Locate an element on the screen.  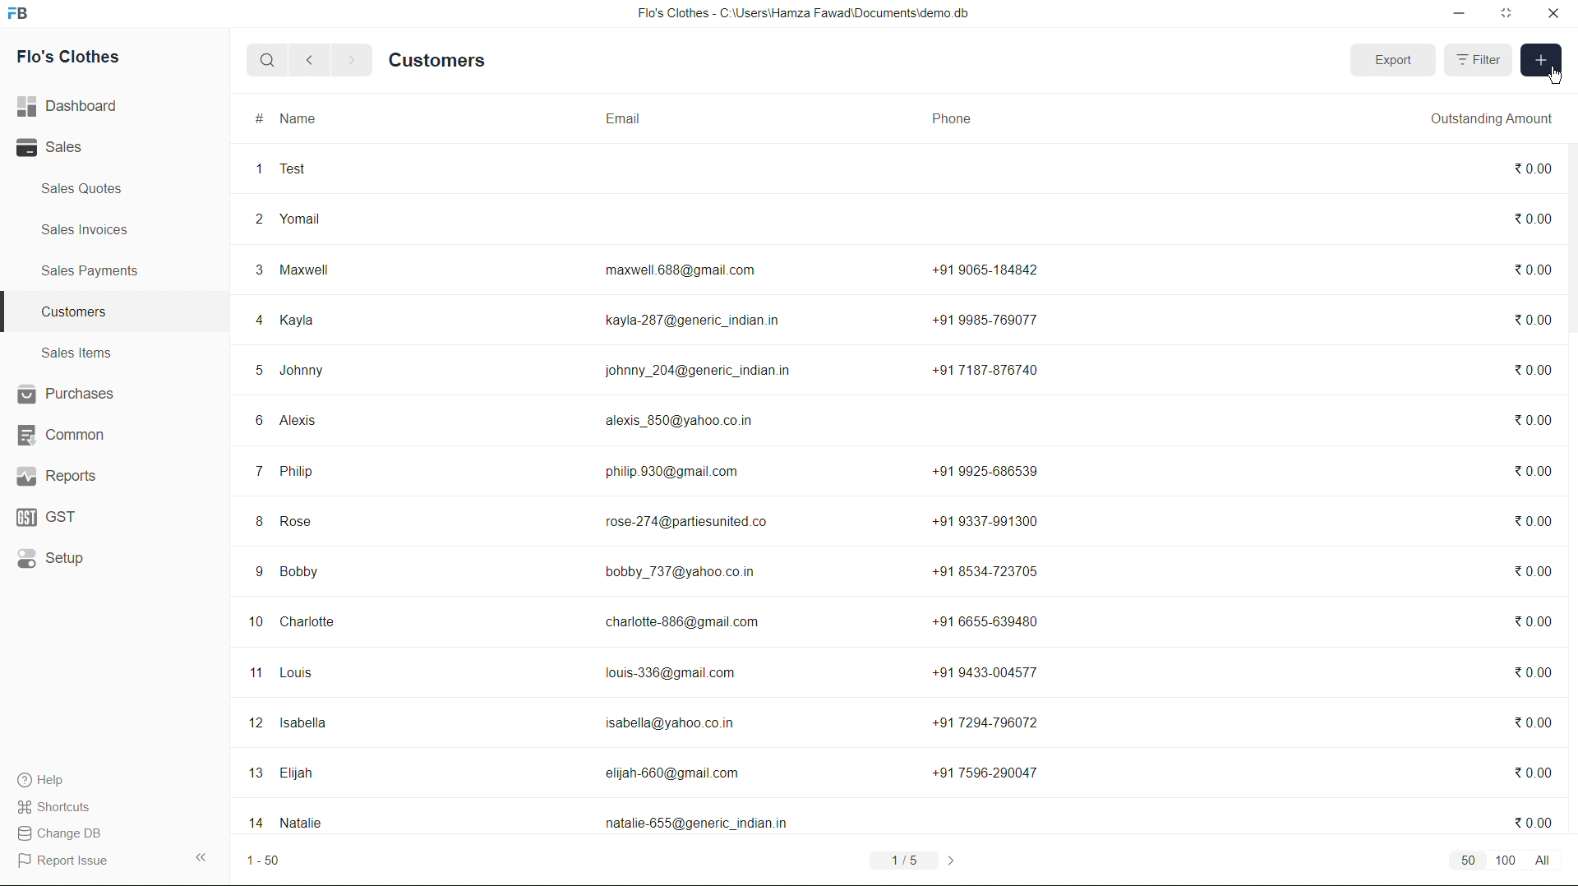
search is located at coordinates (263, 59).